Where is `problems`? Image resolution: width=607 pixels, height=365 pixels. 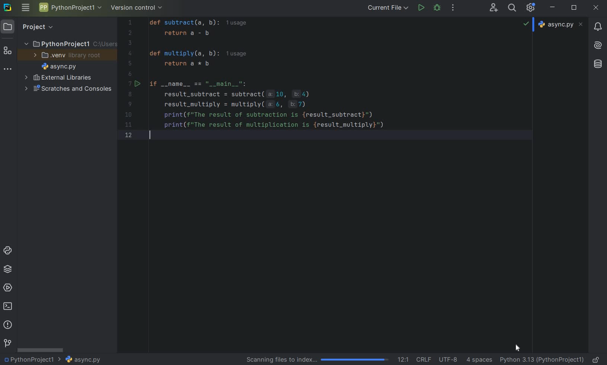
problems is located at coordinates (7, 325).